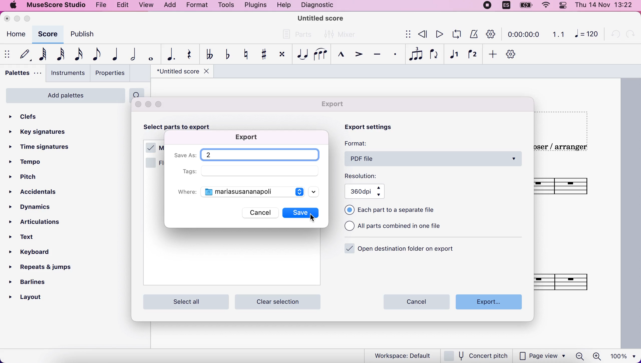  I want to click on 16th note, so click(77, 55).